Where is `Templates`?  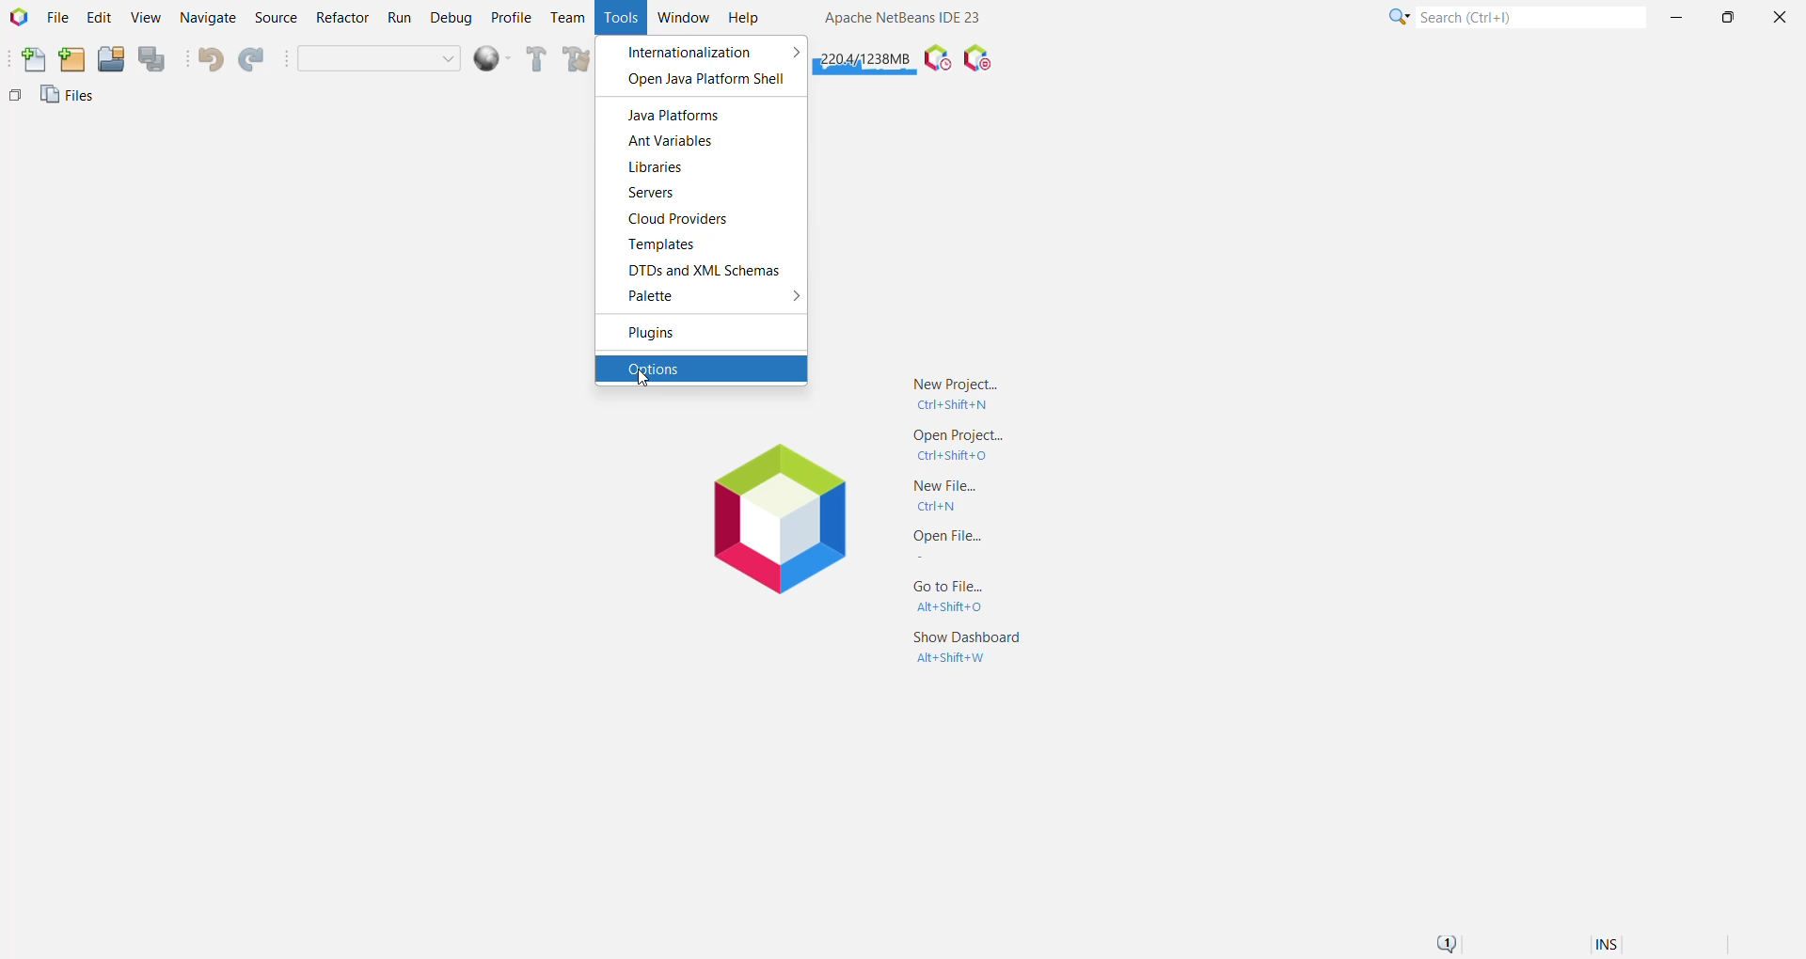
Templates is located at coordinates (670, 246).